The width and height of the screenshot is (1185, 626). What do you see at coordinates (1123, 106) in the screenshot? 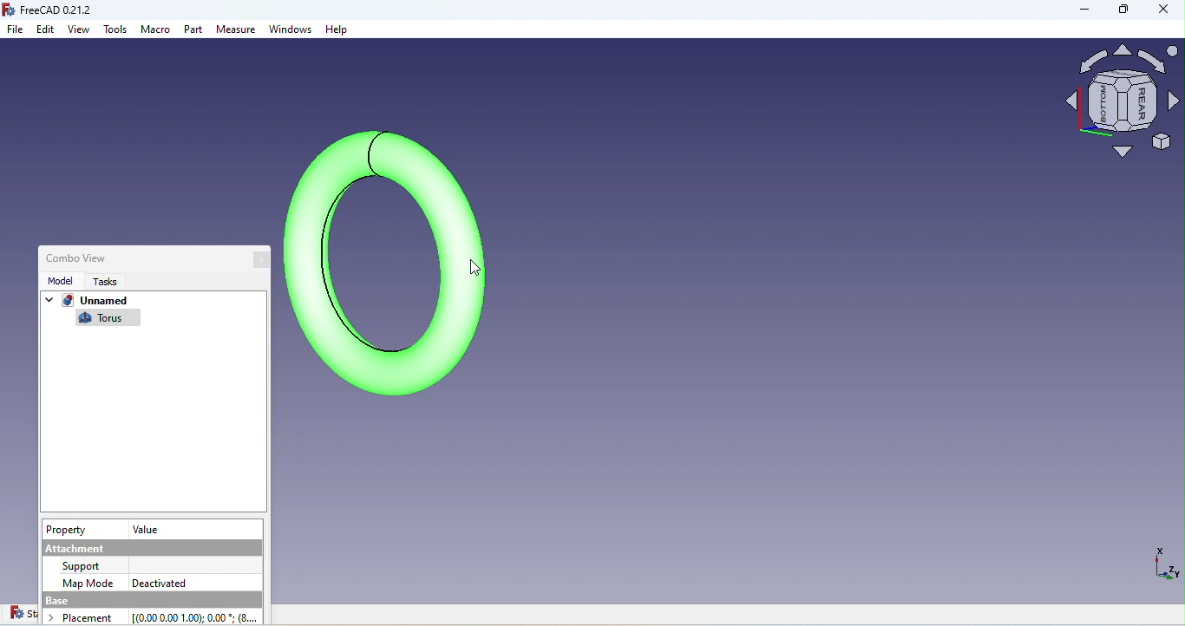
I see `Navigation square` at bounding box center [1123, 106].